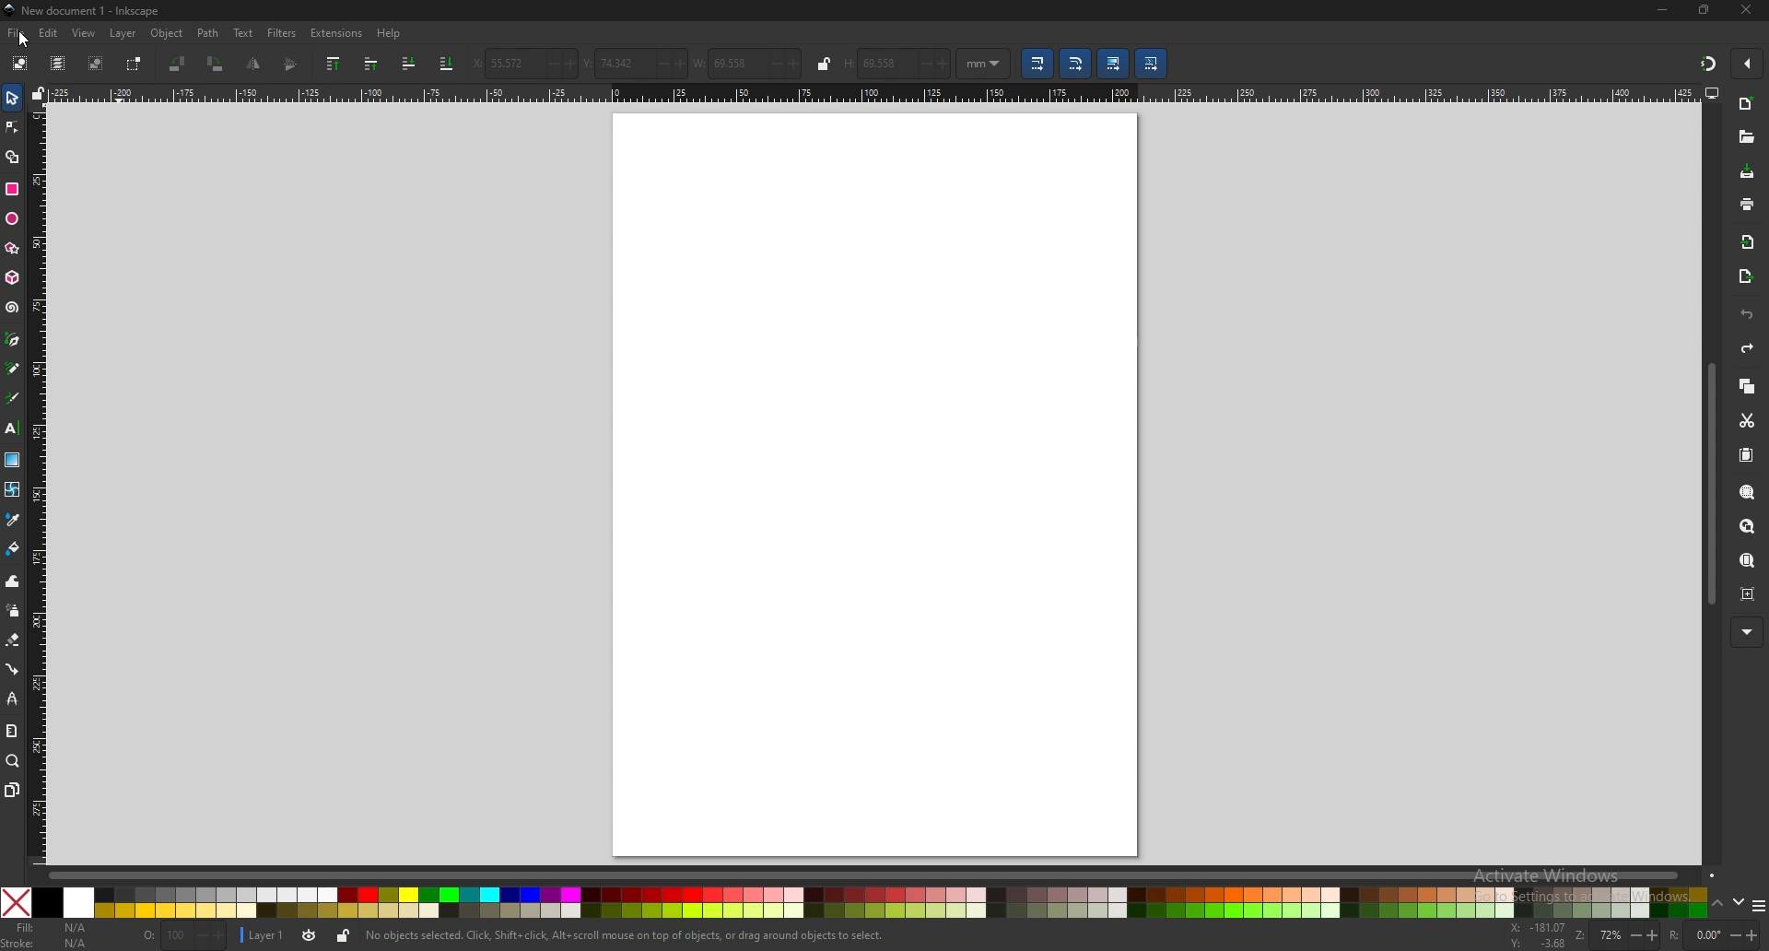 This screenshot has height=951, width=1769. What do you see at coordinates (12, 218) in the screenshot?
I see `ellipse` at bounding box center [12, 218].